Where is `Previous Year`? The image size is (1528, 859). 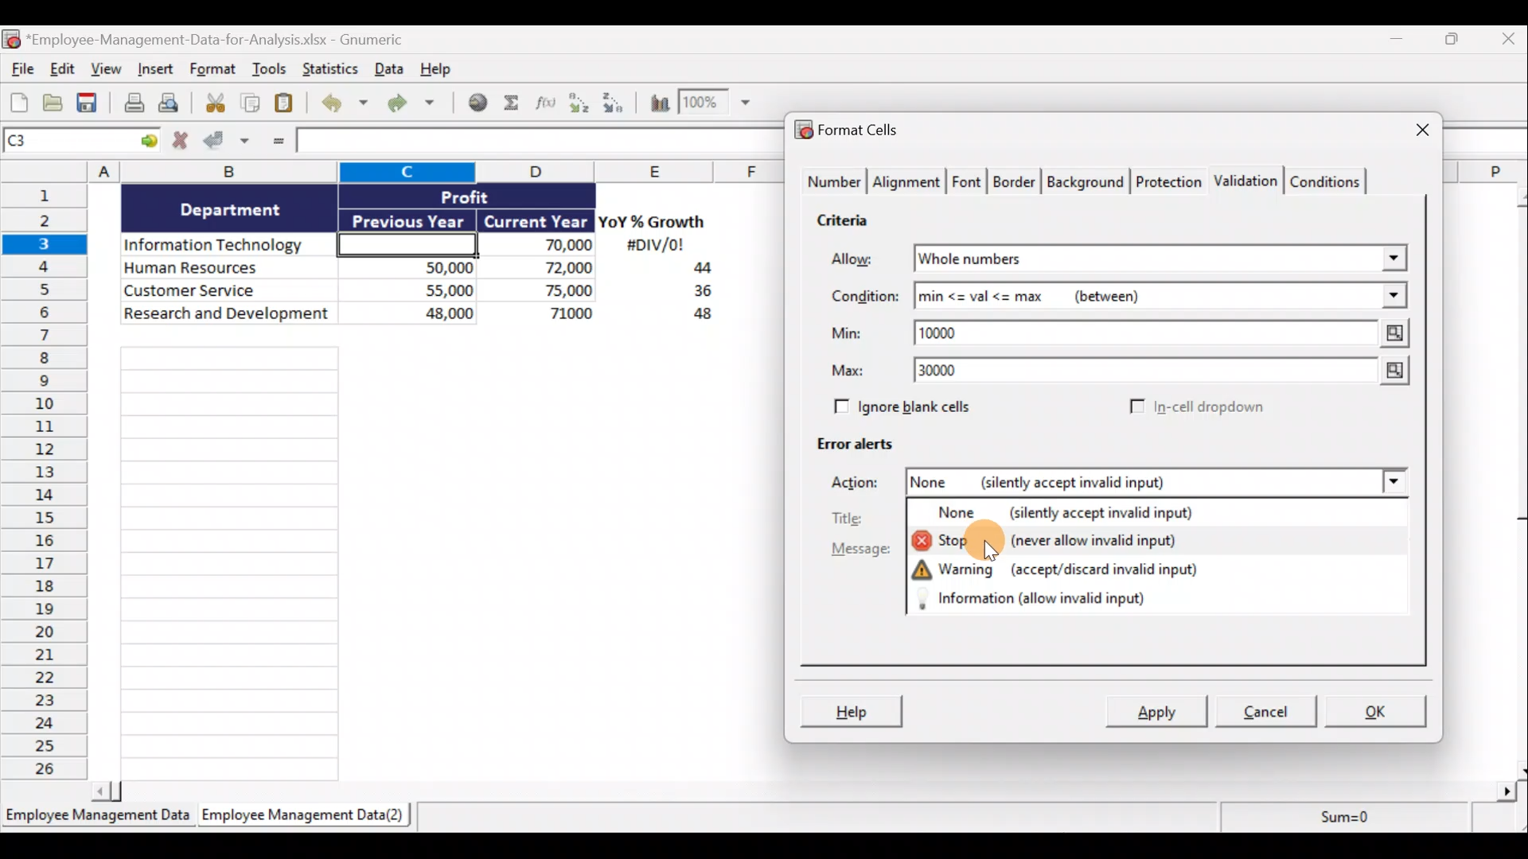
Previous Year is located at coordinates (409, 218).